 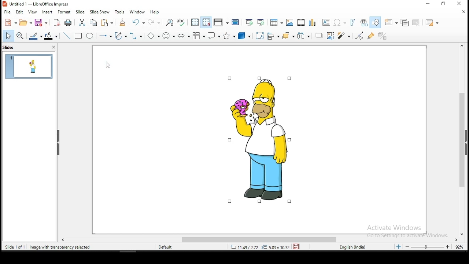 I want to click on scroll down, so click(x=465, y=235).